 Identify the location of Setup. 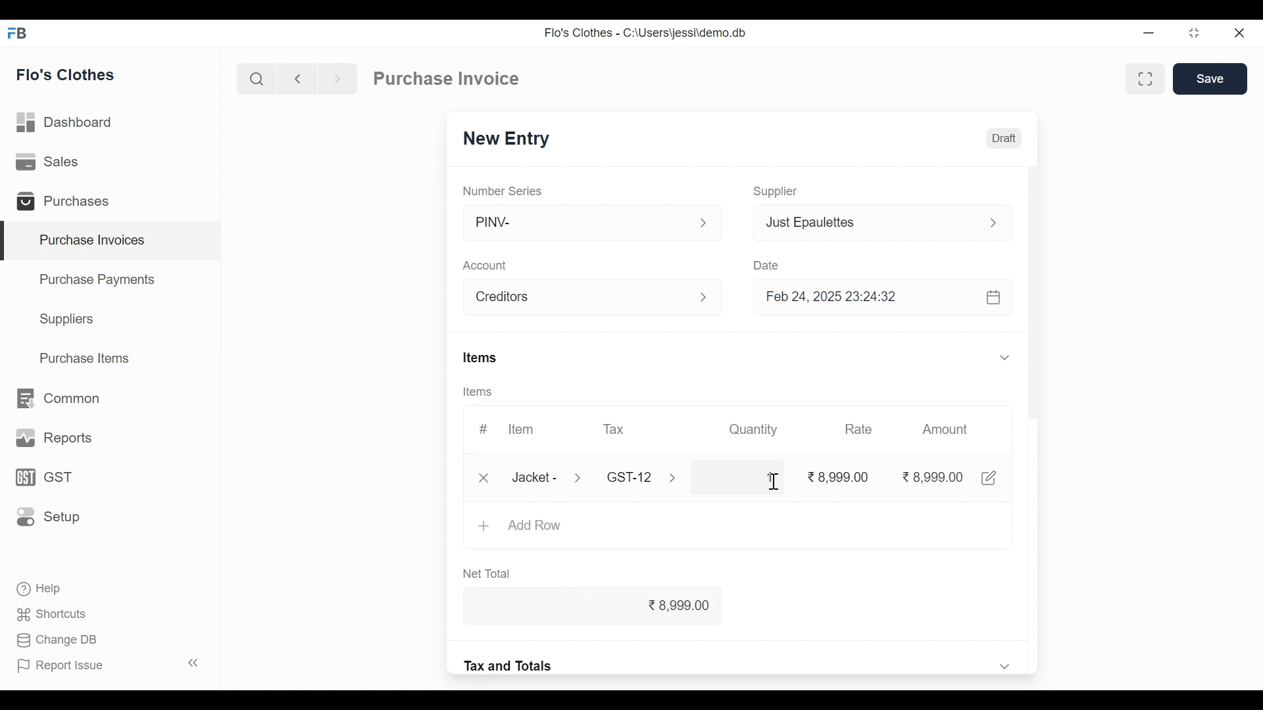
(45, 517).